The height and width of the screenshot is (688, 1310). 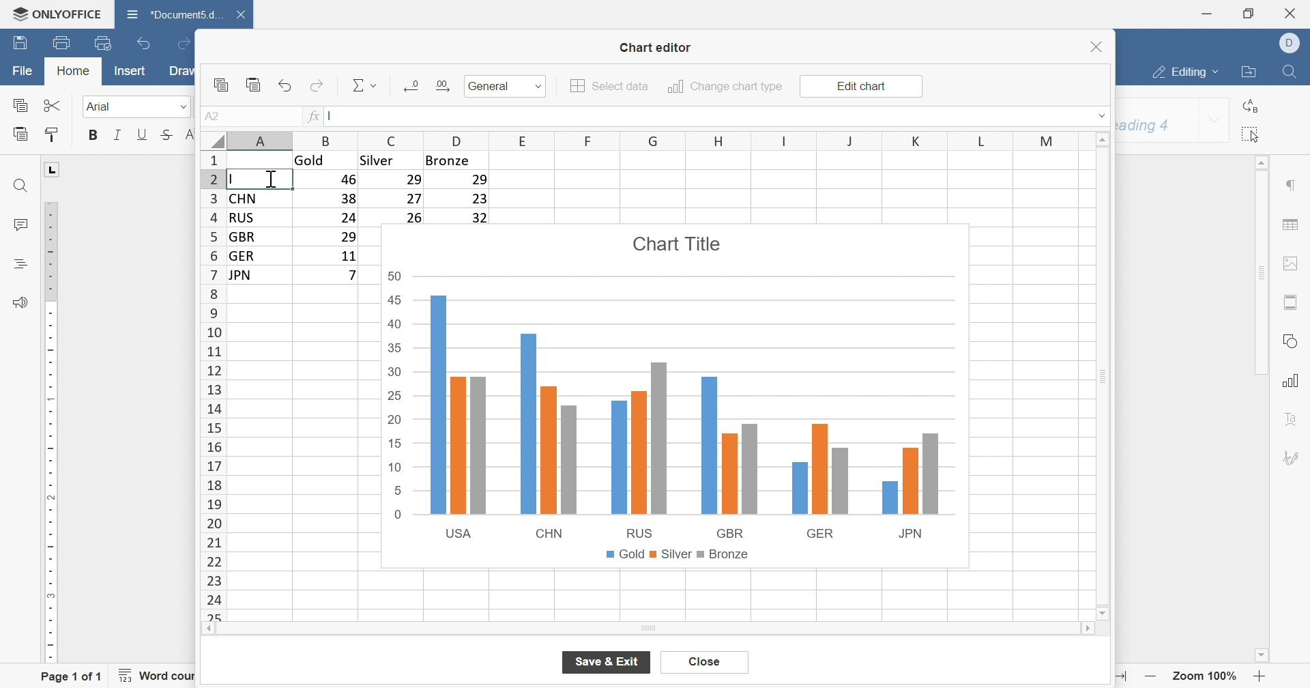 What do you see at coordinates (649, 629) in the screenshot?
I see `scroll bar` at bounding box center [649, 629].